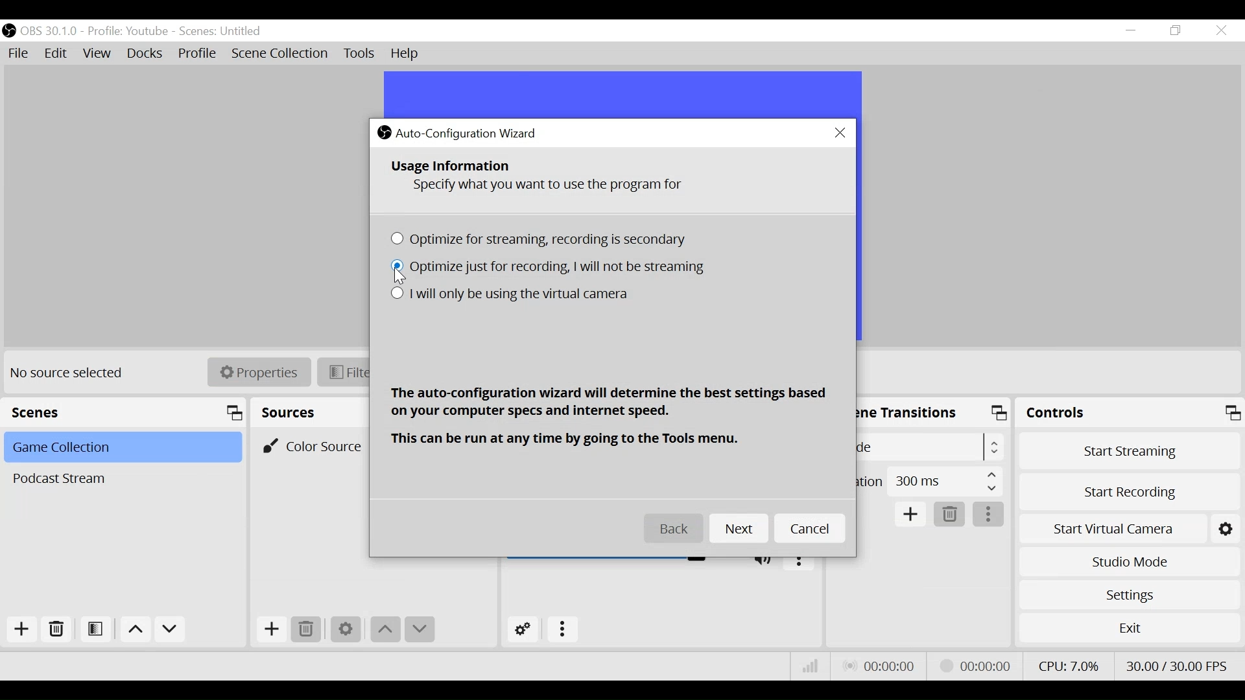  I want to click on (un)check Optimize for streaming, recording is secondary, so click(543, 242).